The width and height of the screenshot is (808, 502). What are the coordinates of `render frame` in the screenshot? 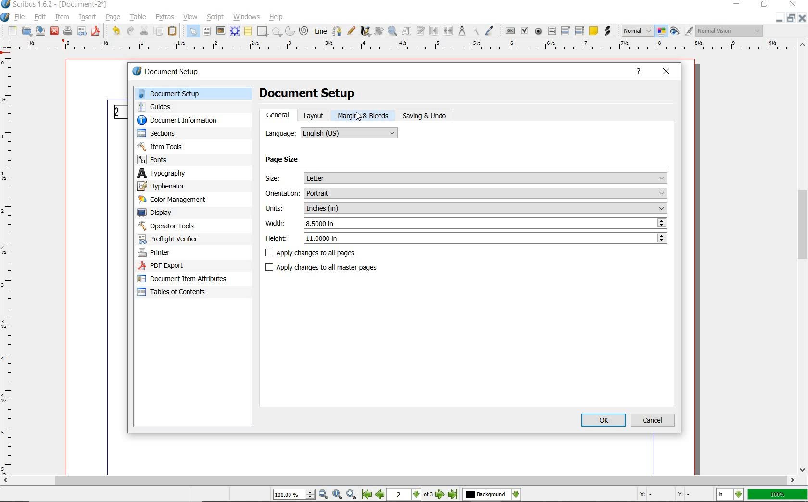 It's located at (235, 30).